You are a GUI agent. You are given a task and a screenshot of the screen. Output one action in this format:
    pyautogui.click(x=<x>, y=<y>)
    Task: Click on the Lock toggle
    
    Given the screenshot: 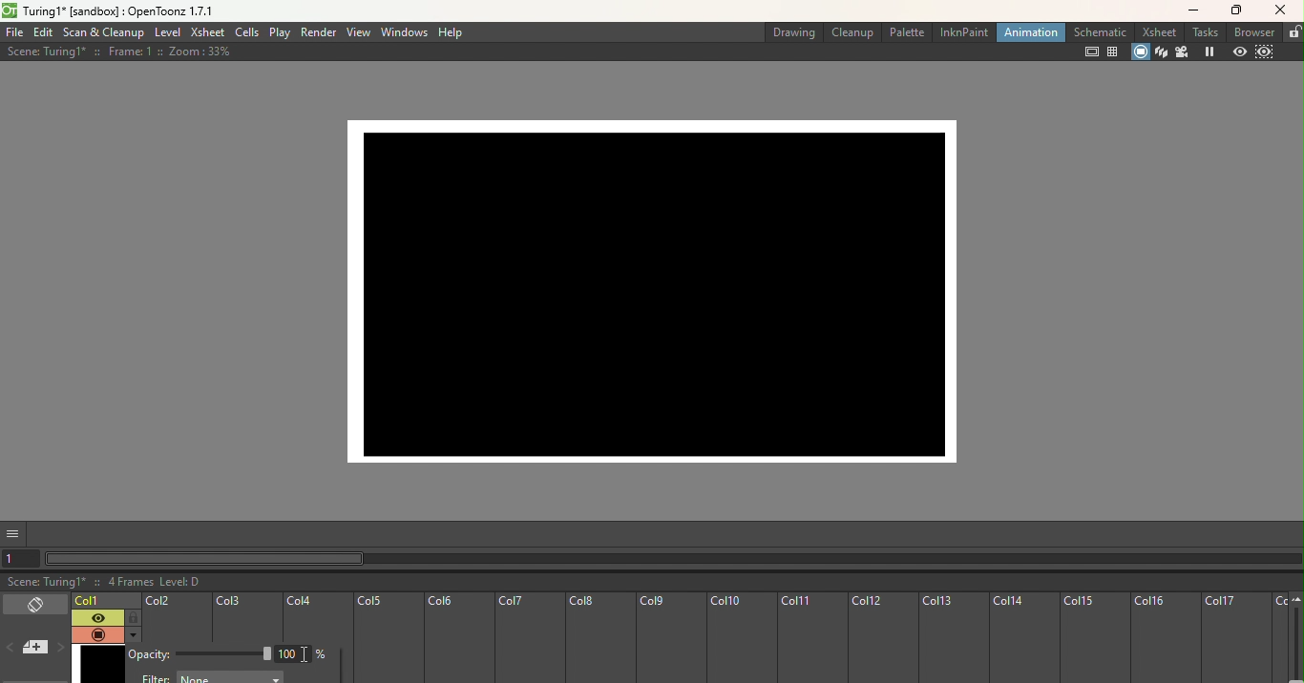 What is the action you would take?
    pyautogui.click(x=131, y=617)
    